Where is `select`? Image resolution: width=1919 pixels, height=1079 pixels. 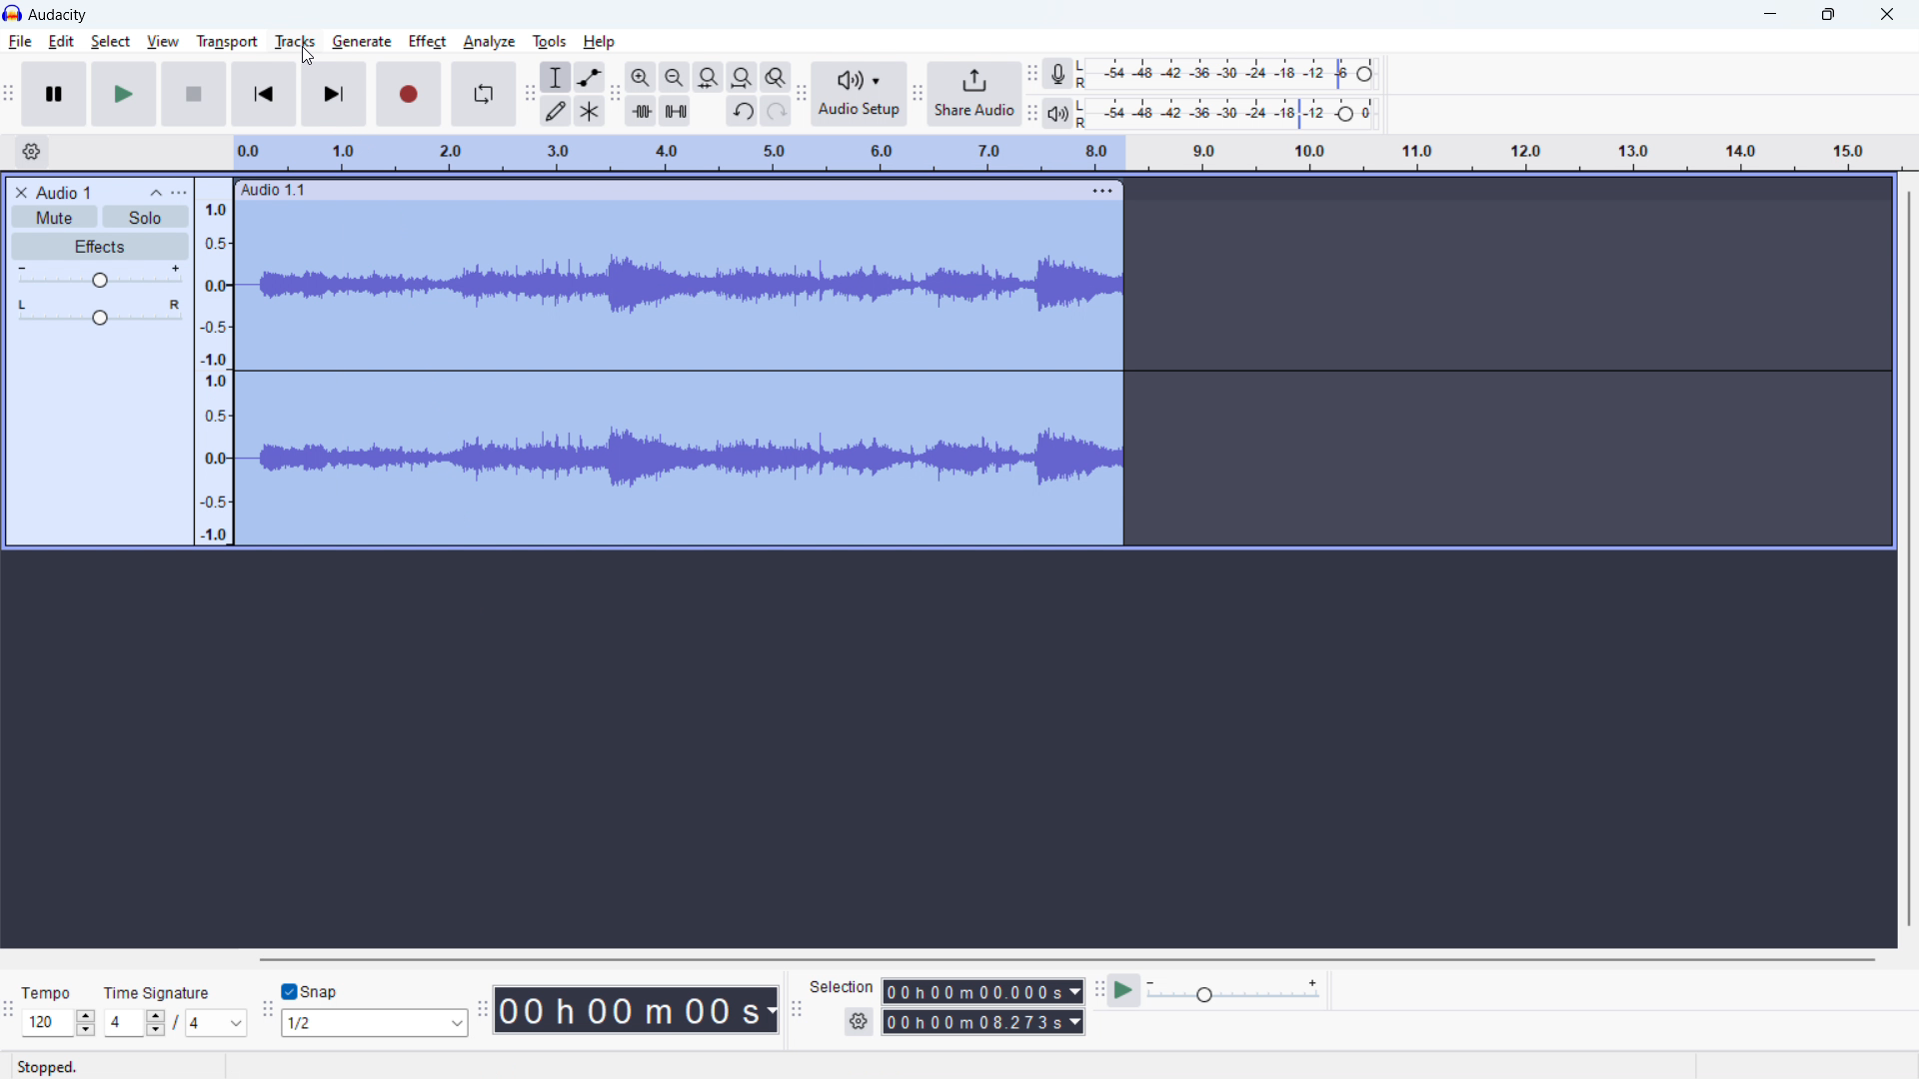 select is located at coordinates (110, 42).